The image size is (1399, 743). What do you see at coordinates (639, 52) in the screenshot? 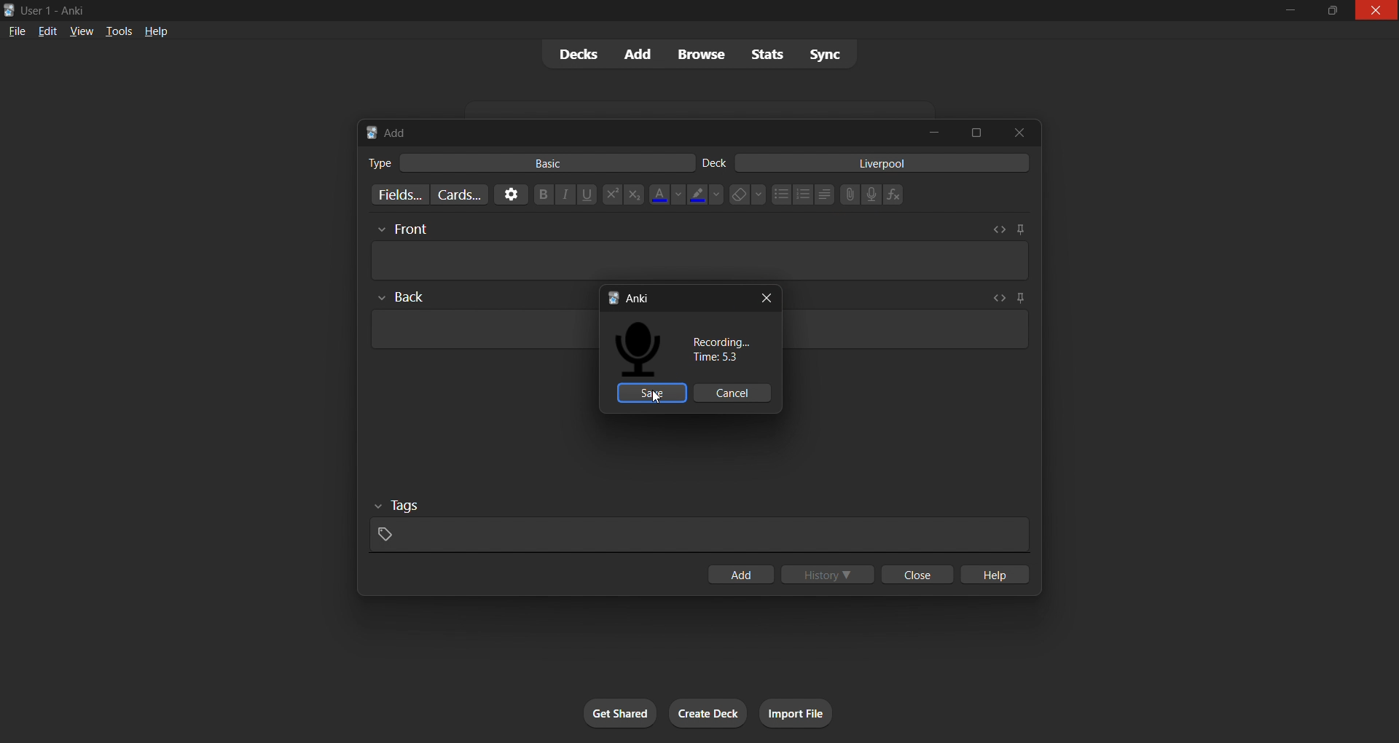
I see `add` at bounding box center [639, 52].